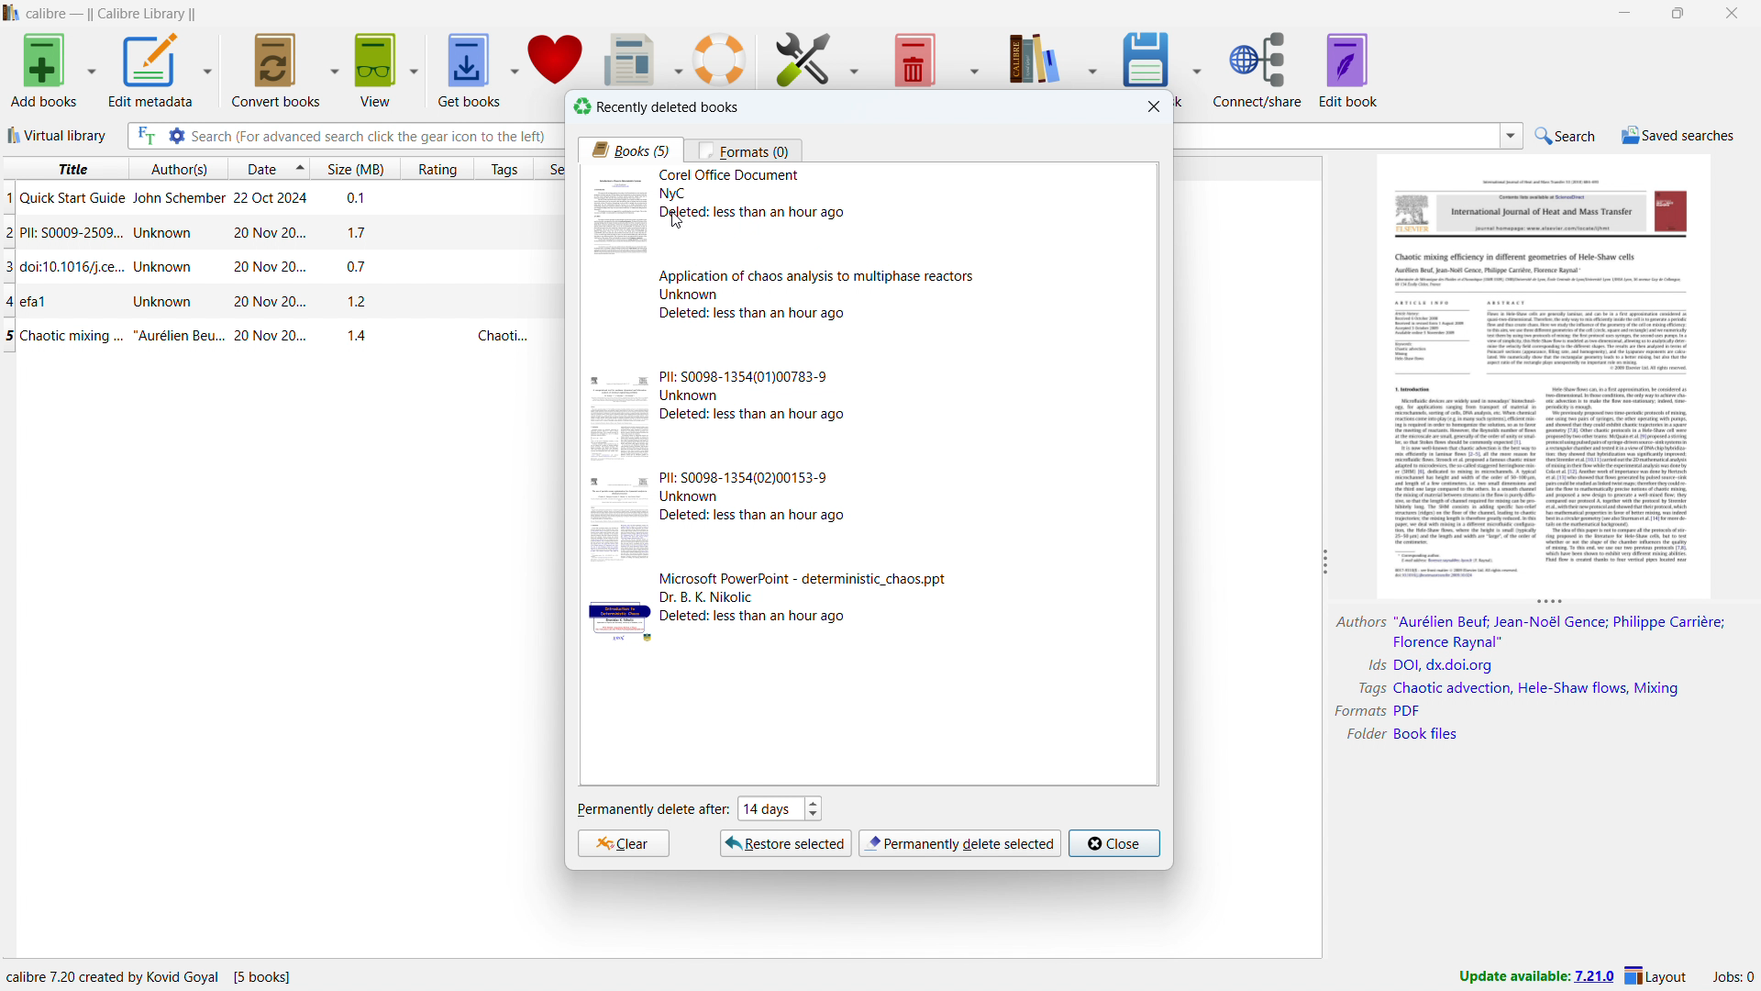 Image resolution: width=1761 pixels, height=991 pixels. Describe the element at coordinates (513, 69) in the screenshot. I see `get books options` at that location.